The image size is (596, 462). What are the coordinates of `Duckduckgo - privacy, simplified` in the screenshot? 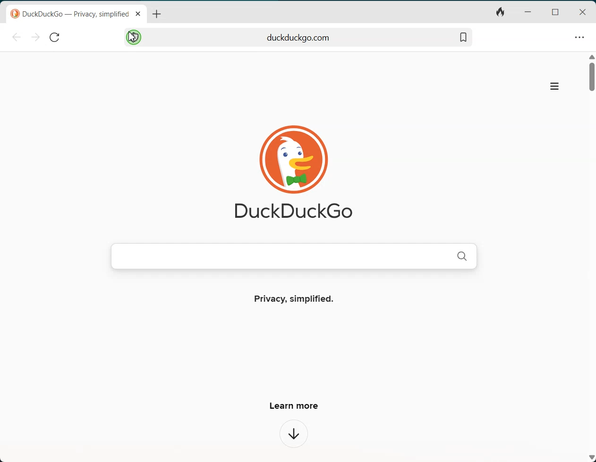 It's located at (69, 15).